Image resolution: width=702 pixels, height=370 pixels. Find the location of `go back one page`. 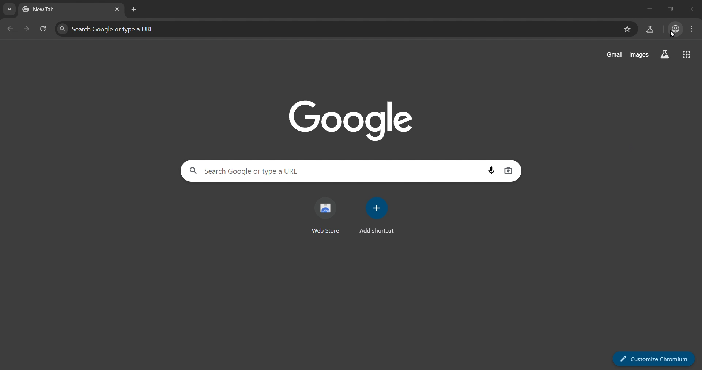

go back one page is located at coordinates (8, 29).